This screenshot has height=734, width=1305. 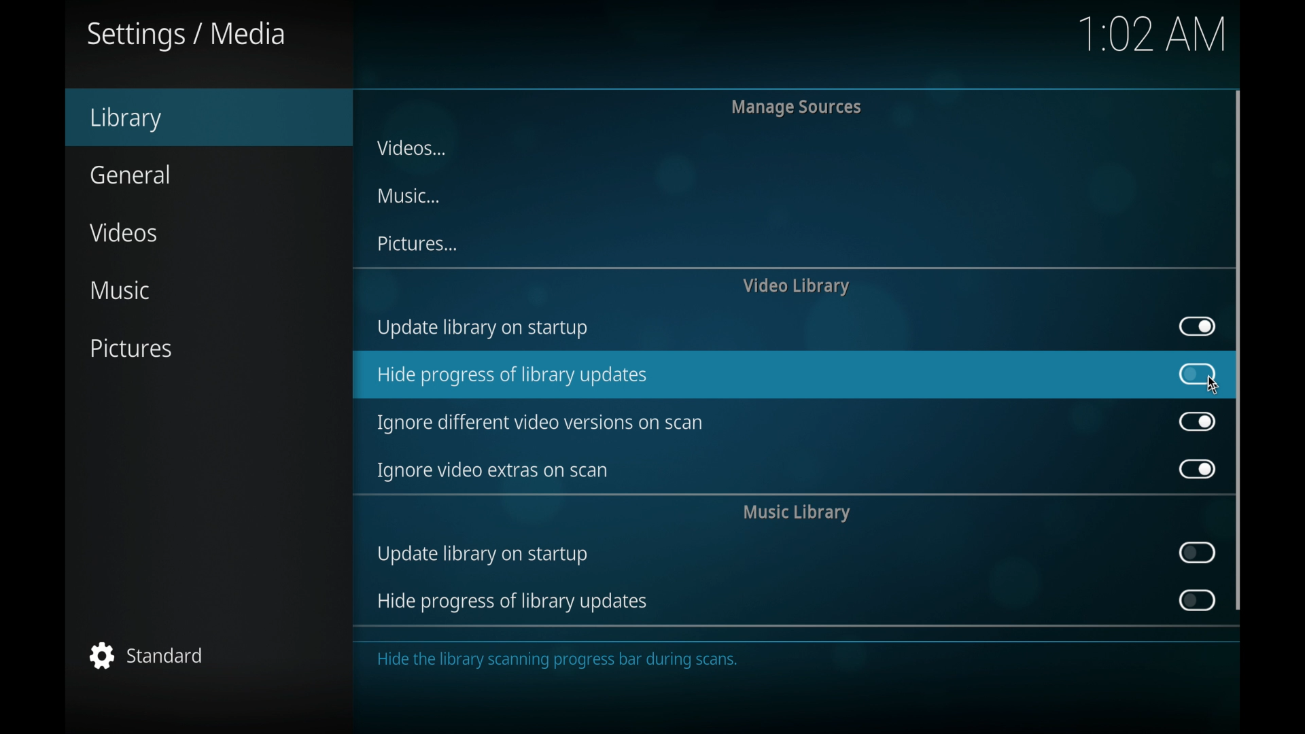 What do you see at coordinates (1238, 348) in the screenshot?
I see `scroll box` at bounding box center [1238, 348].